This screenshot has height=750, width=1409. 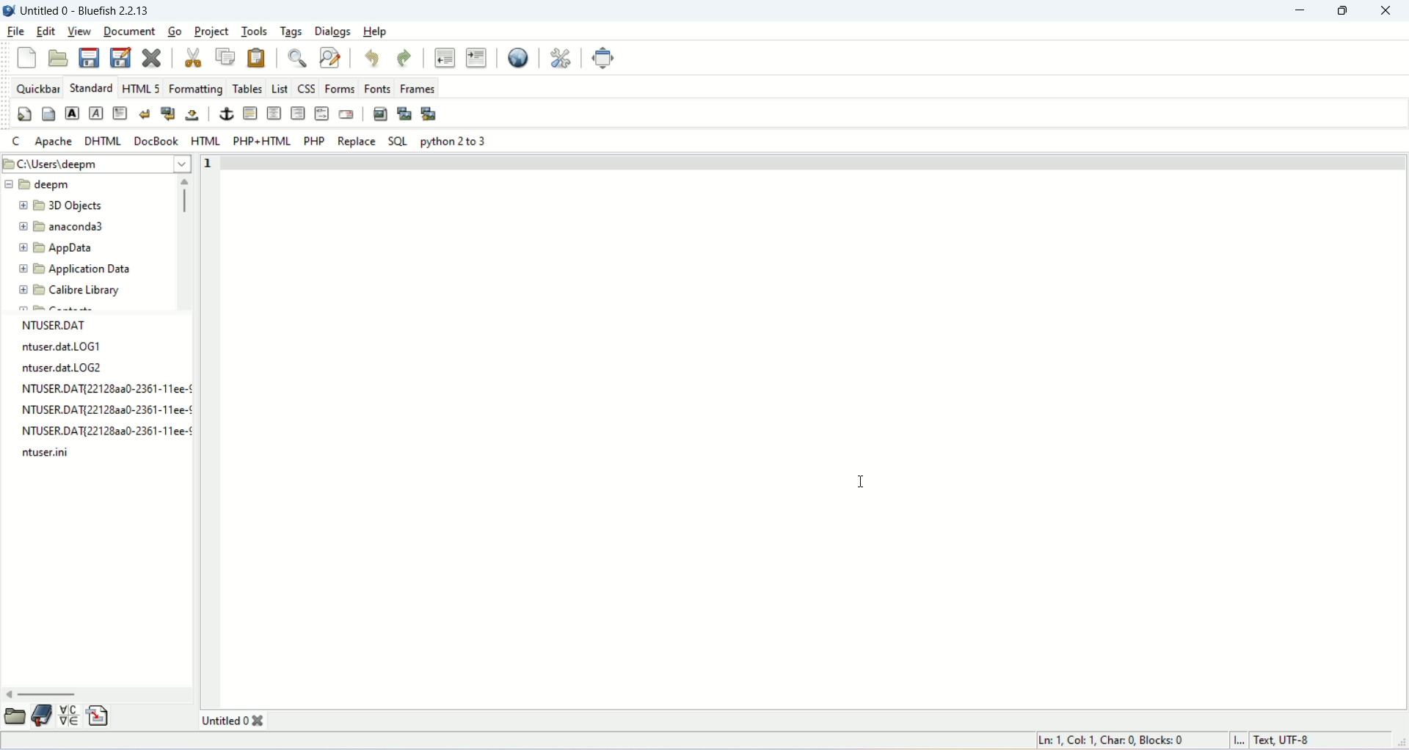 I want to click on DHTML, so click(x=101, y=138).